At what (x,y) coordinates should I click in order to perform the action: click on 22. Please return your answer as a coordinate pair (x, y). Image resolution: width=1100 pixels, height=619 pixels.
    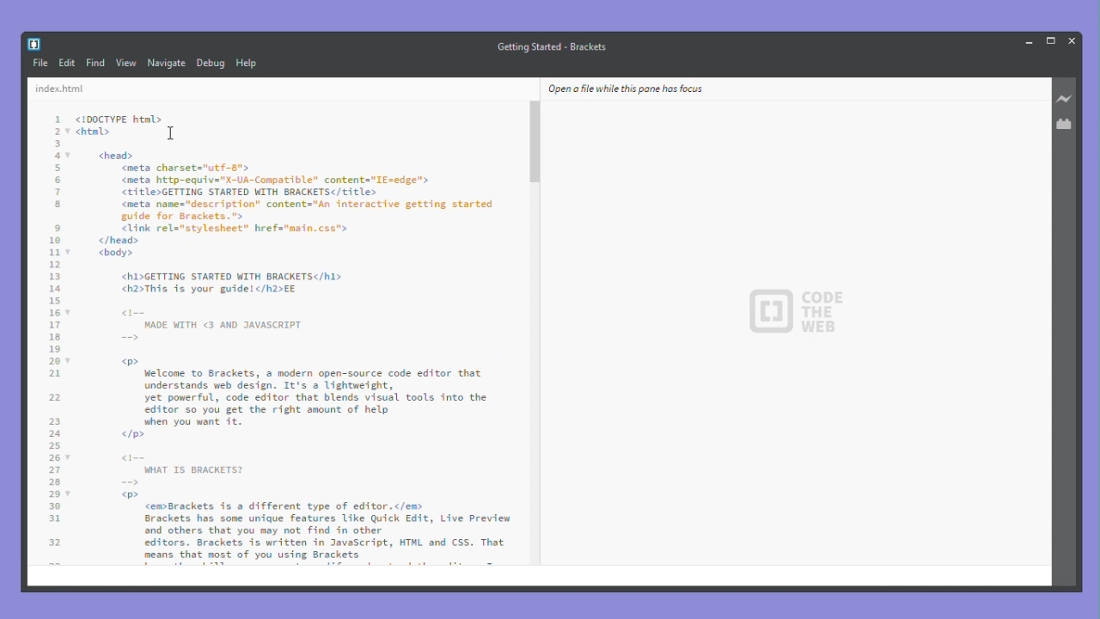
    Looking at the image, I should click on (54, 397).